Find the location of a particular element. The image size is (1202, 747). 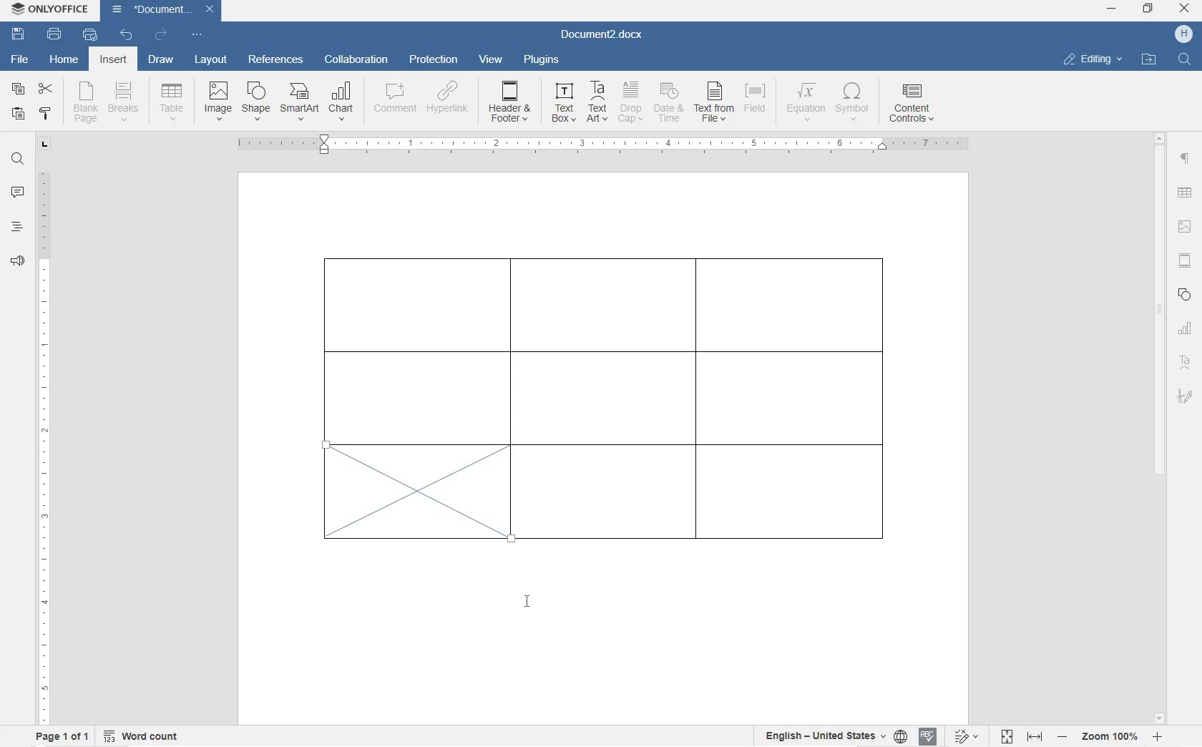

headings is located at coordinates (17, 227).